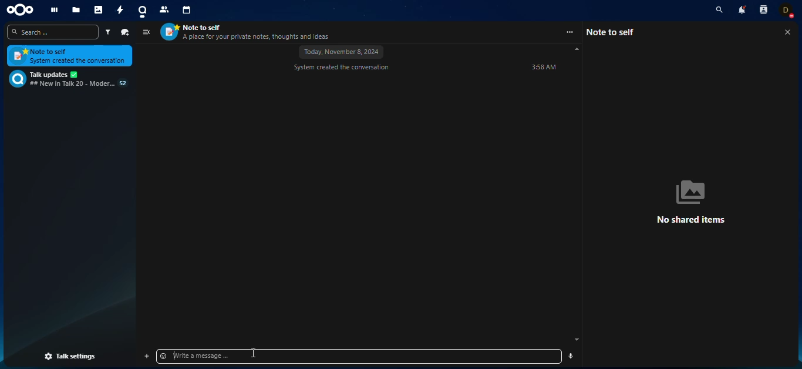 This screenshot has height=369, width=802. I want to click on scroll up, so click(577, 49).